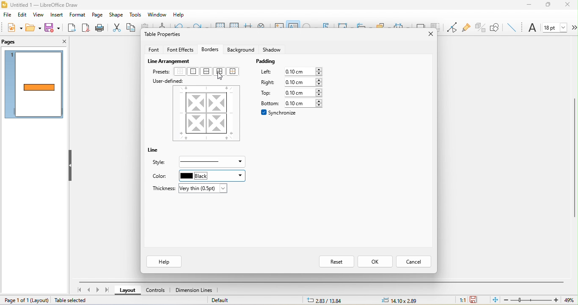  I want to click on toggle extrusion, so click(479, 27).